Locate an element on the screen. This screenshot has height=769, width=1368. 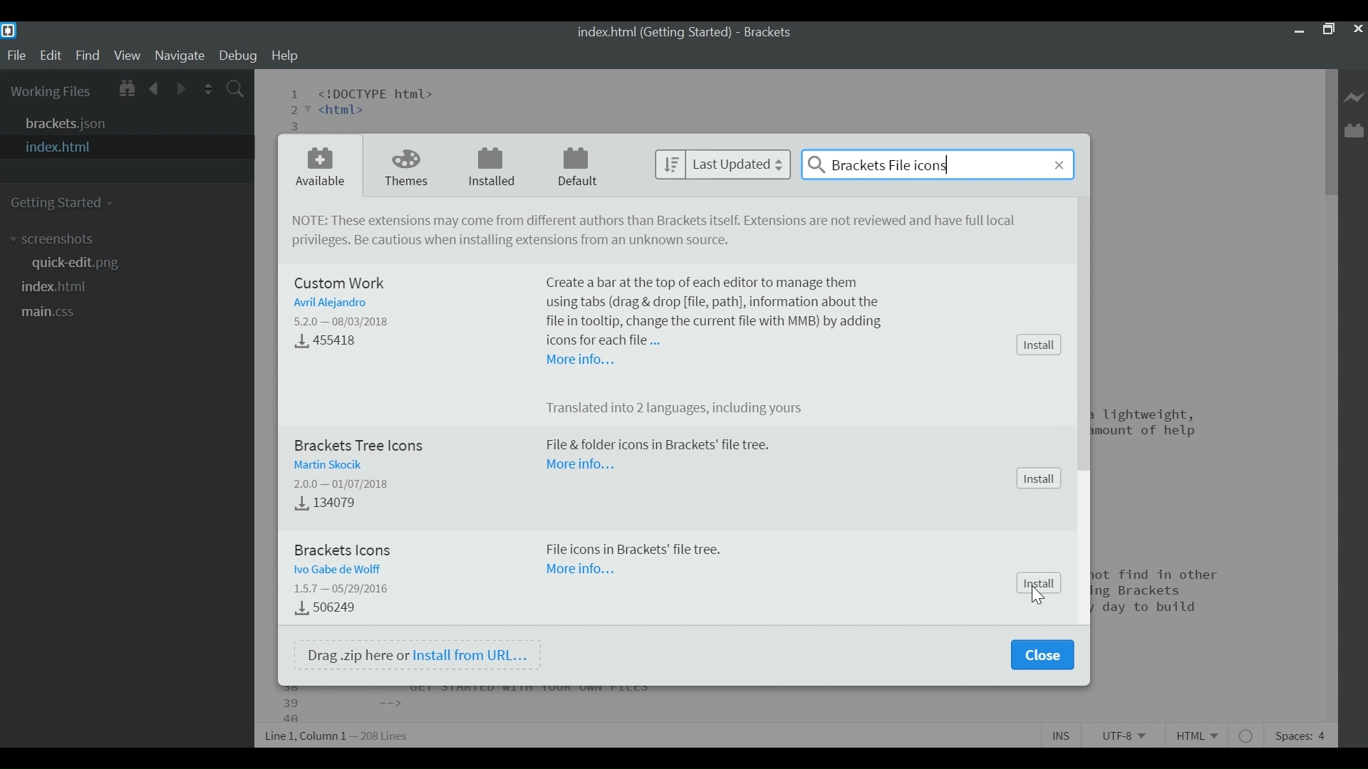
Edit is located at coordinates (51, 56).